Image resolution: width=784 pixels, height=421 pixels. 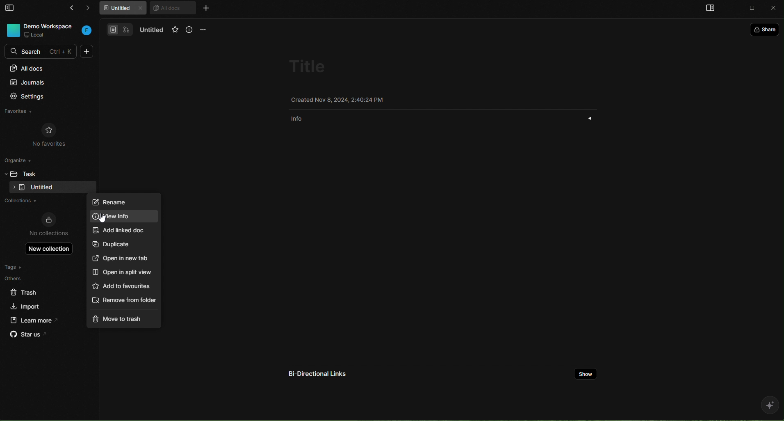 I want to click on new collection, so click(x=49, y=248).